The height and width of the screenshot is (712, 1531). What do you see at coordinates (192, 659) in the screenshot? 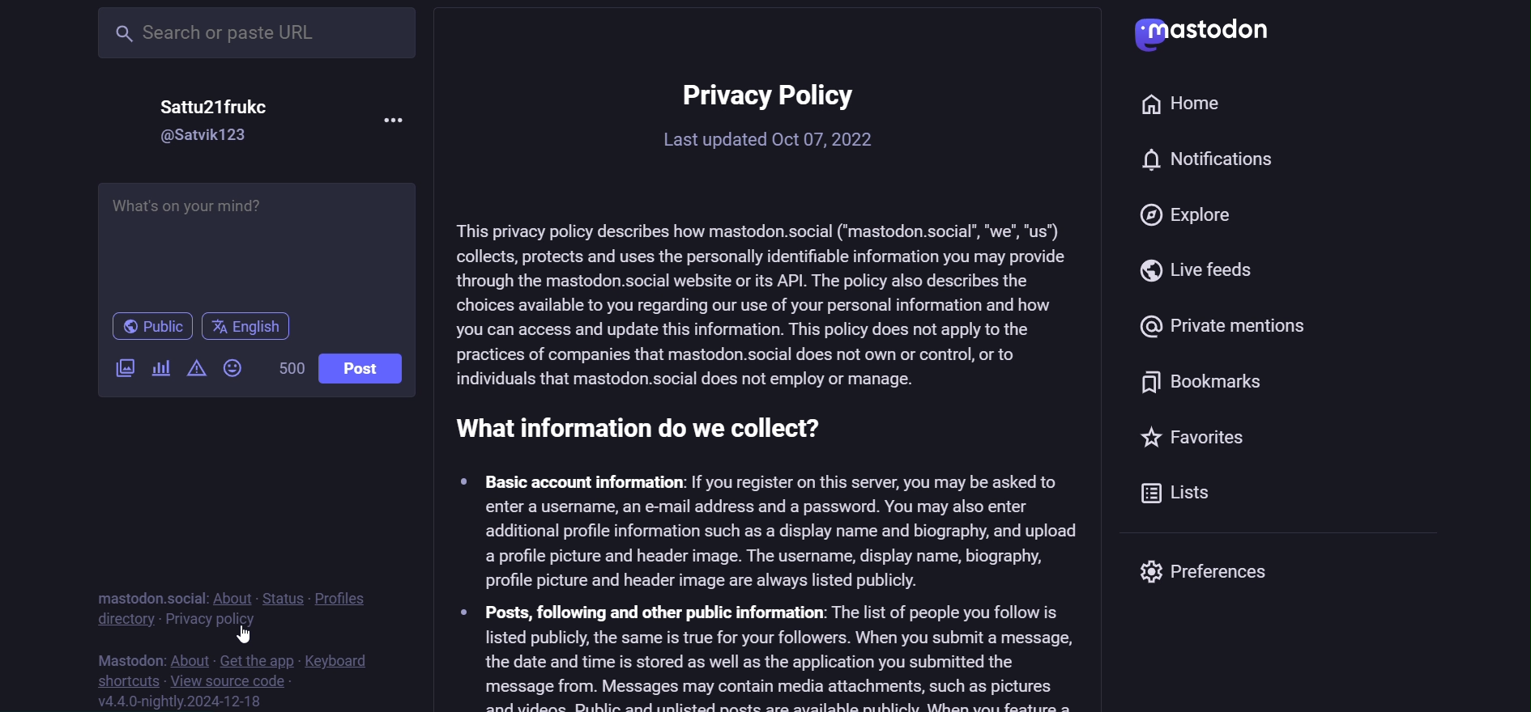
I see `about` at bounding box center [192, 659].